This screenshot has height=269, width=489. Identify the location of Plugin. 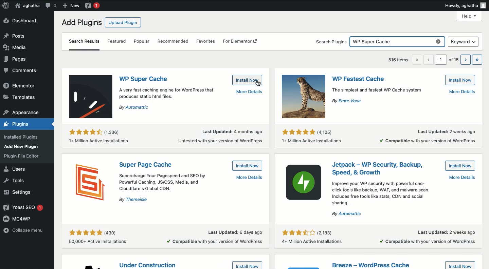
(357, 79).